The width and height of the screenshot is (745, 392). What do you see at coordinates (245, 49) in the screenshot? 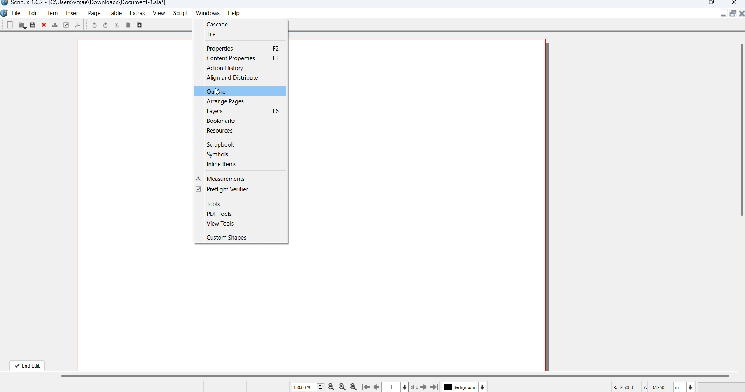
I see `Properties` at bounding box center [245, 49].